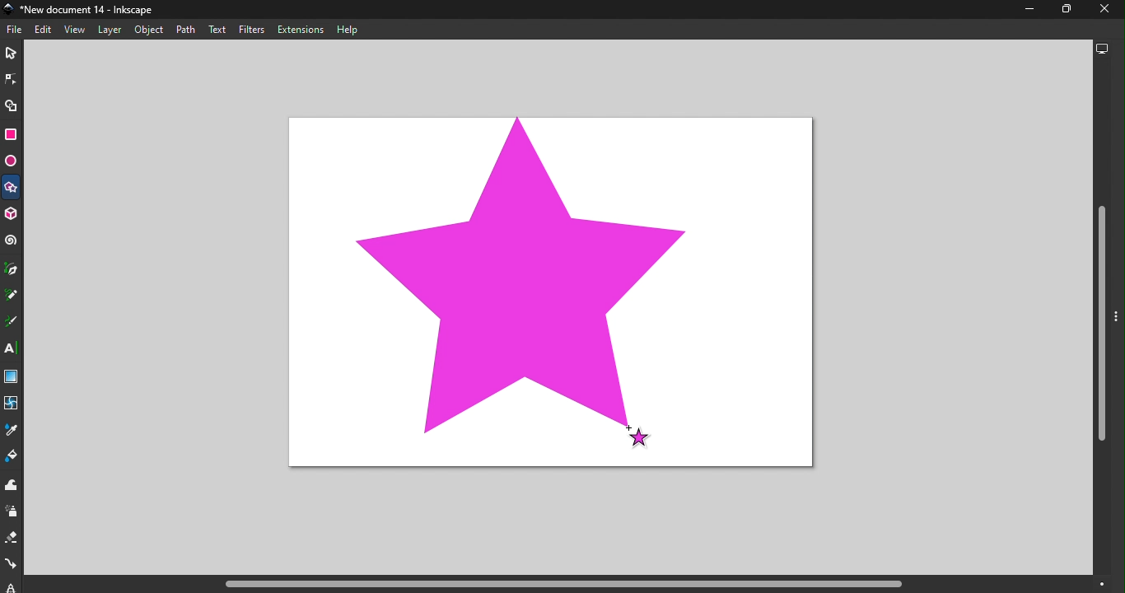 Image resolution: width=1125 pixels, height=593 pixels. What do you see at coordinates (187, 29) in the screenshot?
I see `Path` at bounding box center [187, 29].